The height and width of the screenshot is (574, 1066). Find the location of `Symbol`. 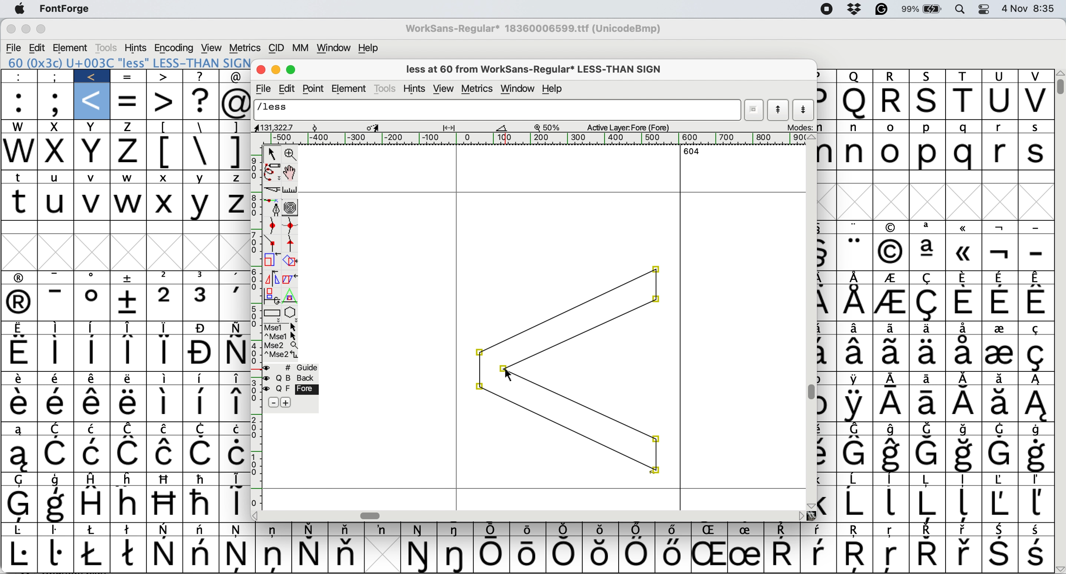

Symbol is located at coordinates (96, 530).